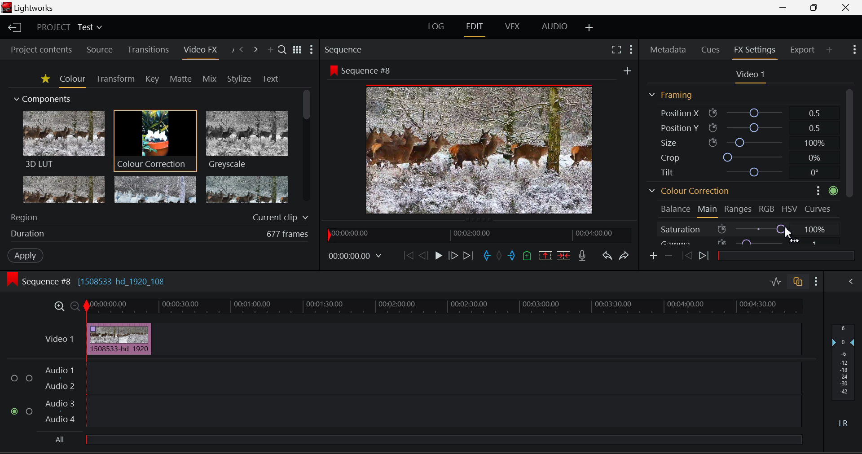  I want to click on Key, so click(153, 79).